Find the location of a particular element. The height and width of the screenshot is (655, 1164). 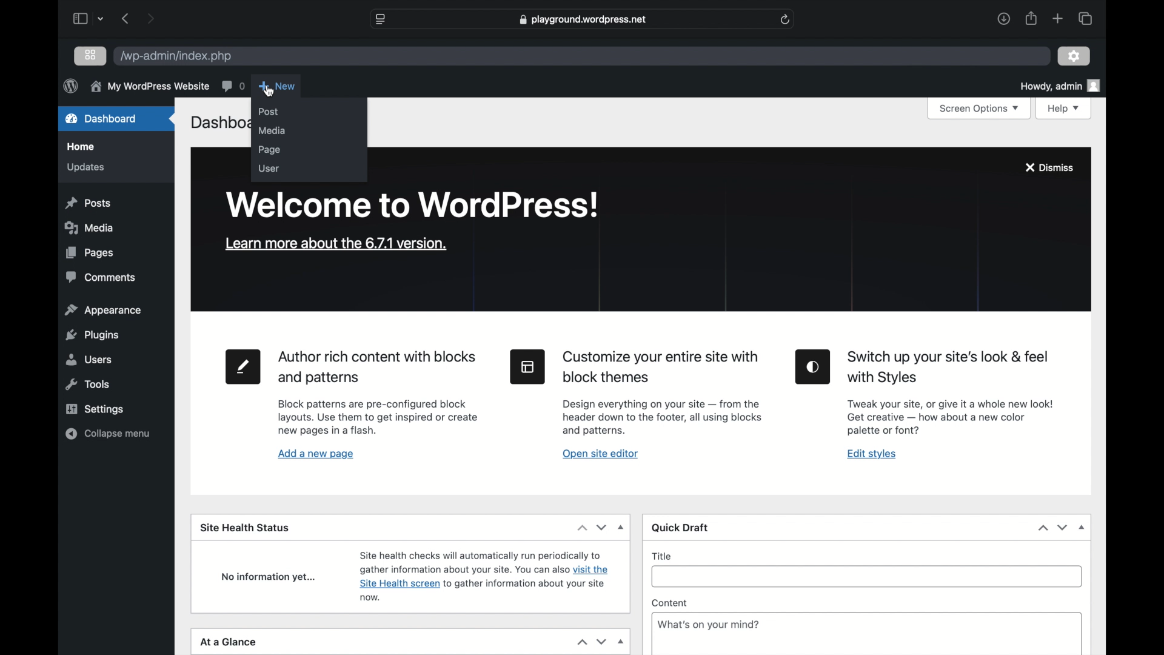

next page is located at coordinates (150, 18).